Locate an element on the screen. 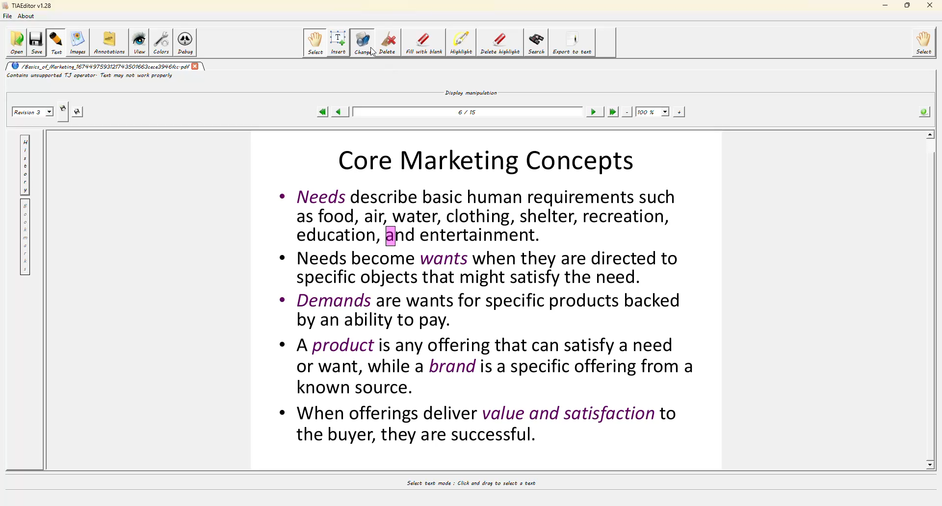 The width and height of the screenshot is (942, 506). previous page is located at coordinates (338, 112).